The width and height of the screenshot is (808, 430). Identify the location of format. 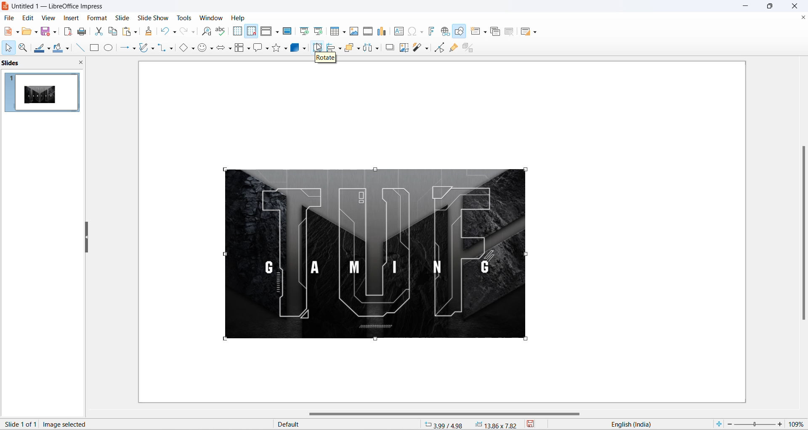
(96, 19).